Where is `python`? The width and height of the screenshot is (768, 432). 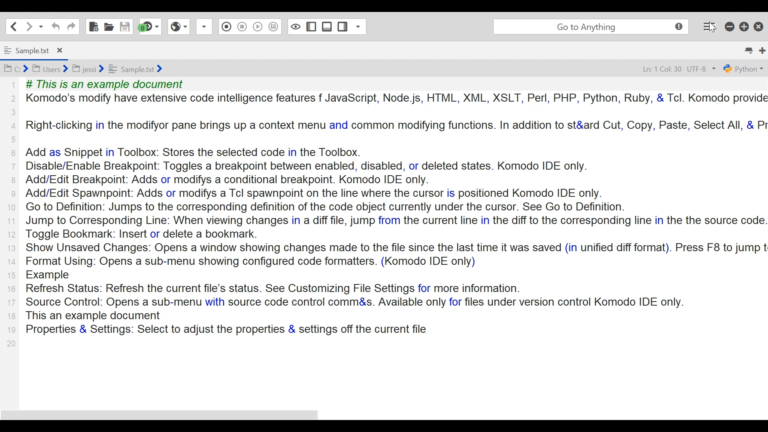 python is located at coordinates (744, 69).